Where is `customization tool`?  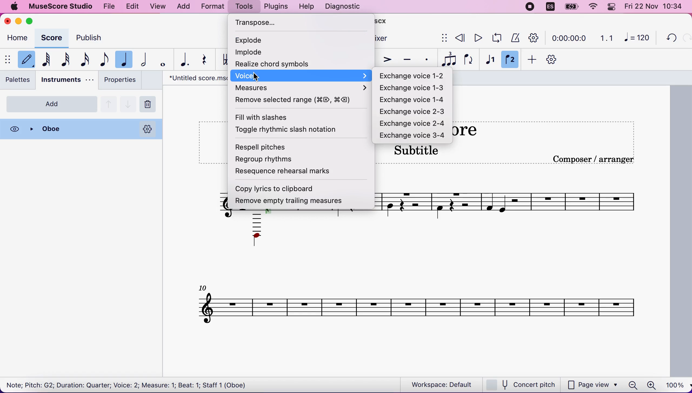
customization tool is located at coordinates (554, 59).